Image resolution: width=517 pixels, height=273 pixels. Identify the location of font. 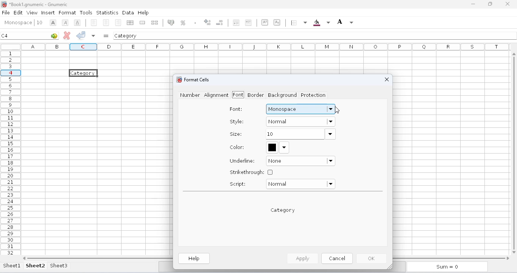
(238, 95).